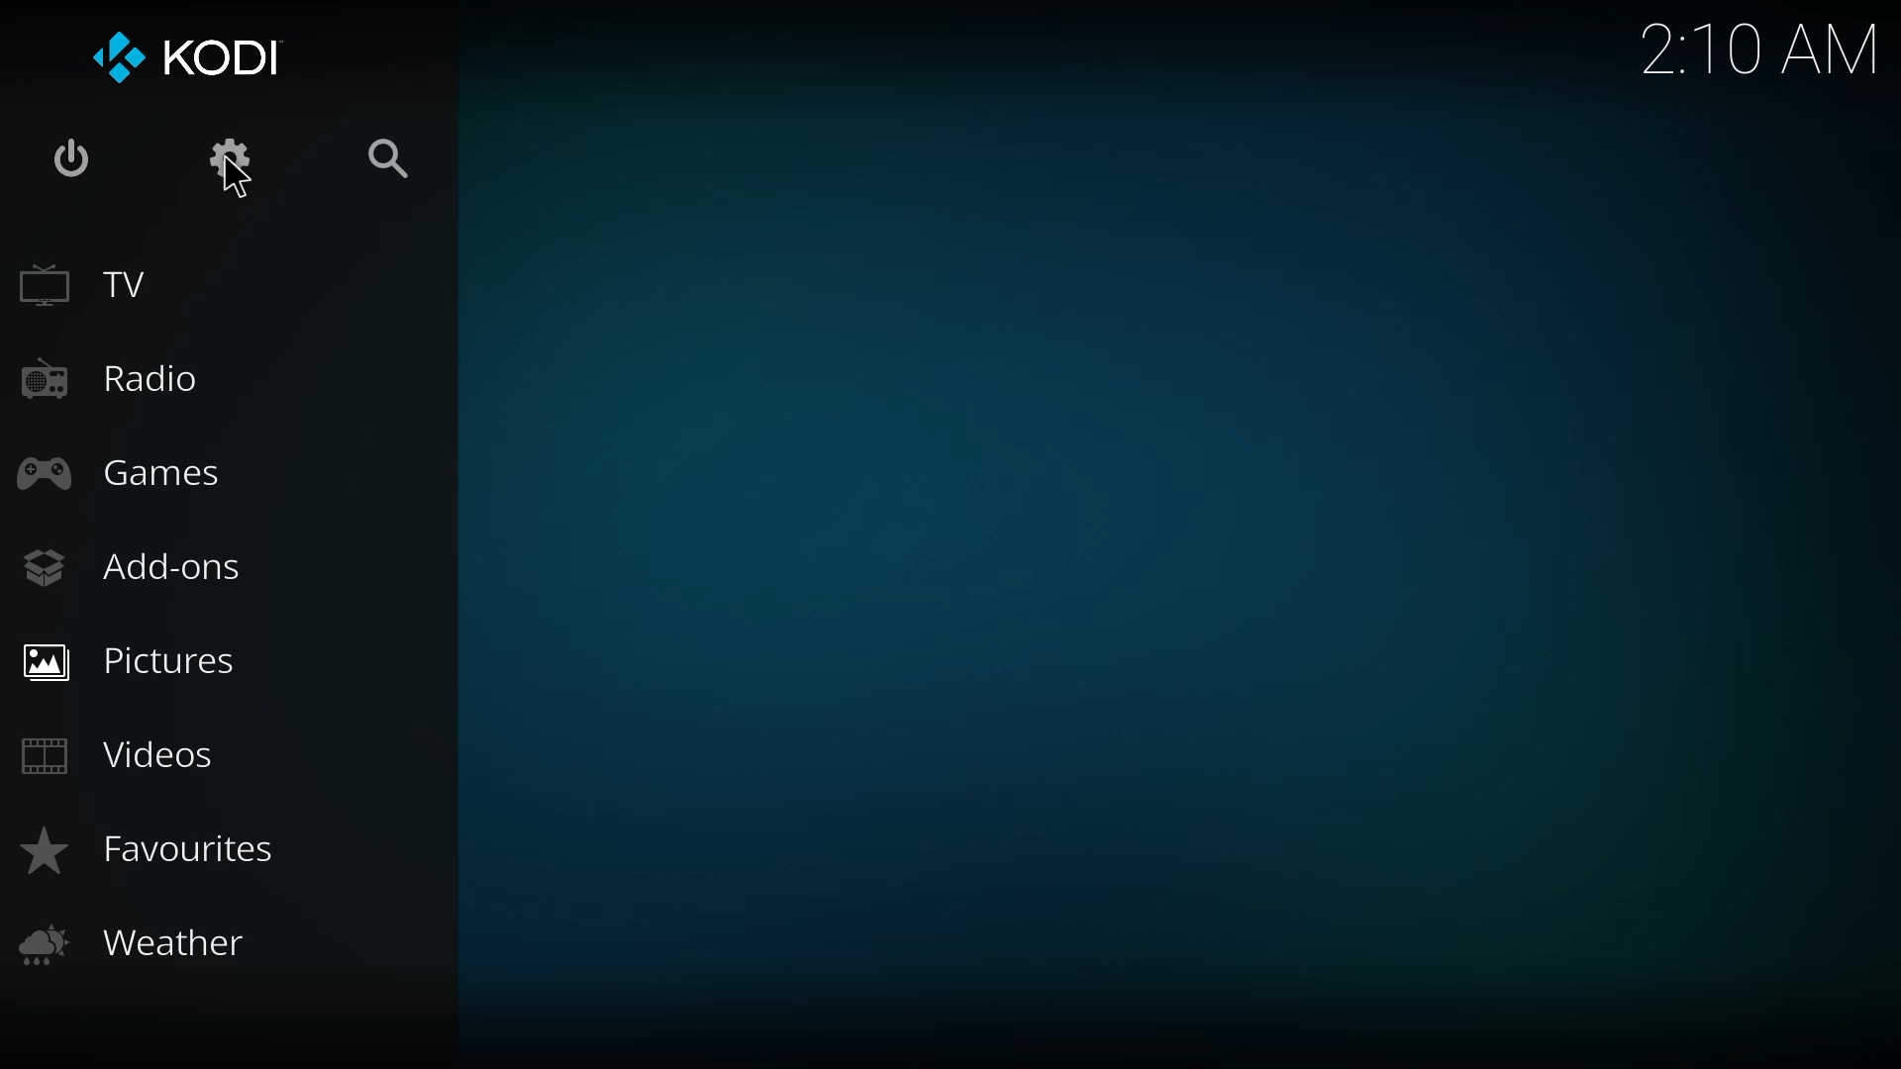 The height and width of the screenshot is (1069, 1901). I want to click on kodi, so click(193, 56).